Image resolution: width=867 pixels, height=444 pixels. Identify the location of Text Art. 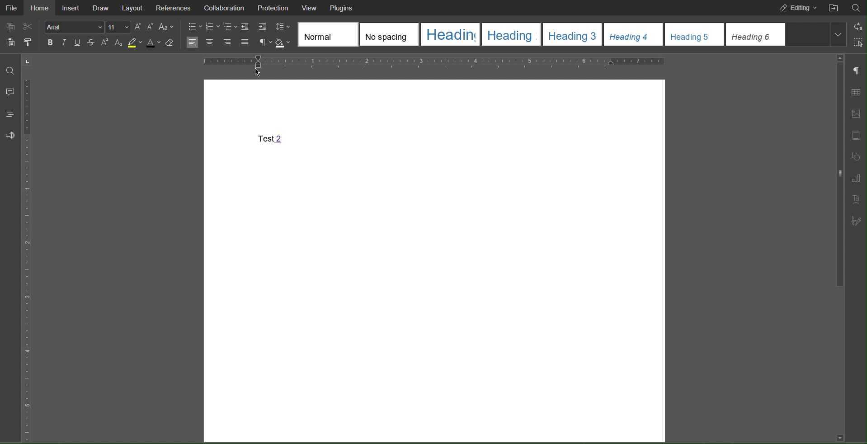
(859, 199).